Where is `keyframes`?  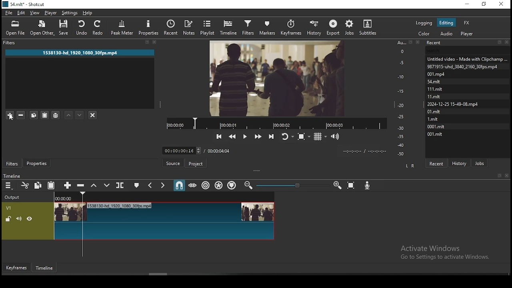 keyframes is located at coordinates (292, 28).